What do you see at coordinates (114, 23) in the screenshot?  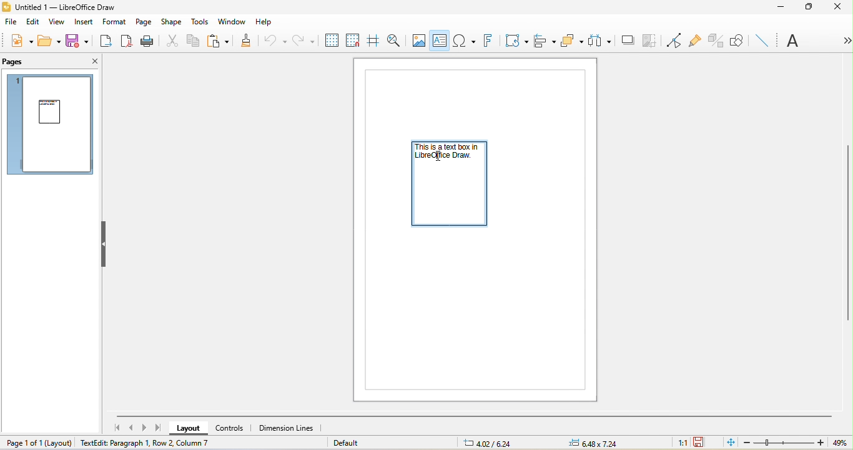 I see `format` at bounding box center [114, 23].